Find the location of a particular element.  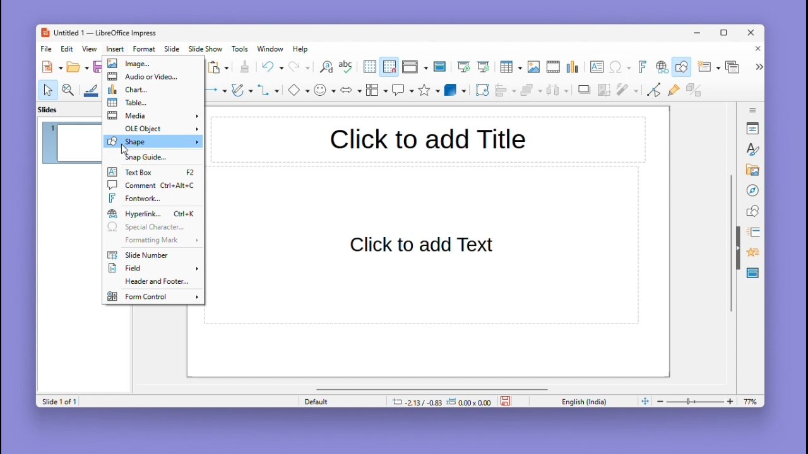

Connectors is located at coordinates (268, 90).